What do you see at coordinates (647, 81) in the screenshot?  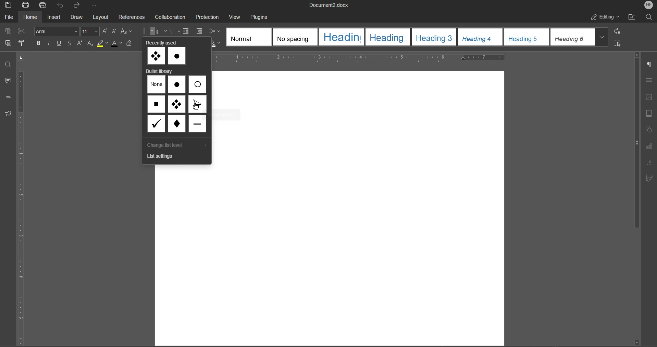 I see `Table Settings` at bounding box center [647, 81].